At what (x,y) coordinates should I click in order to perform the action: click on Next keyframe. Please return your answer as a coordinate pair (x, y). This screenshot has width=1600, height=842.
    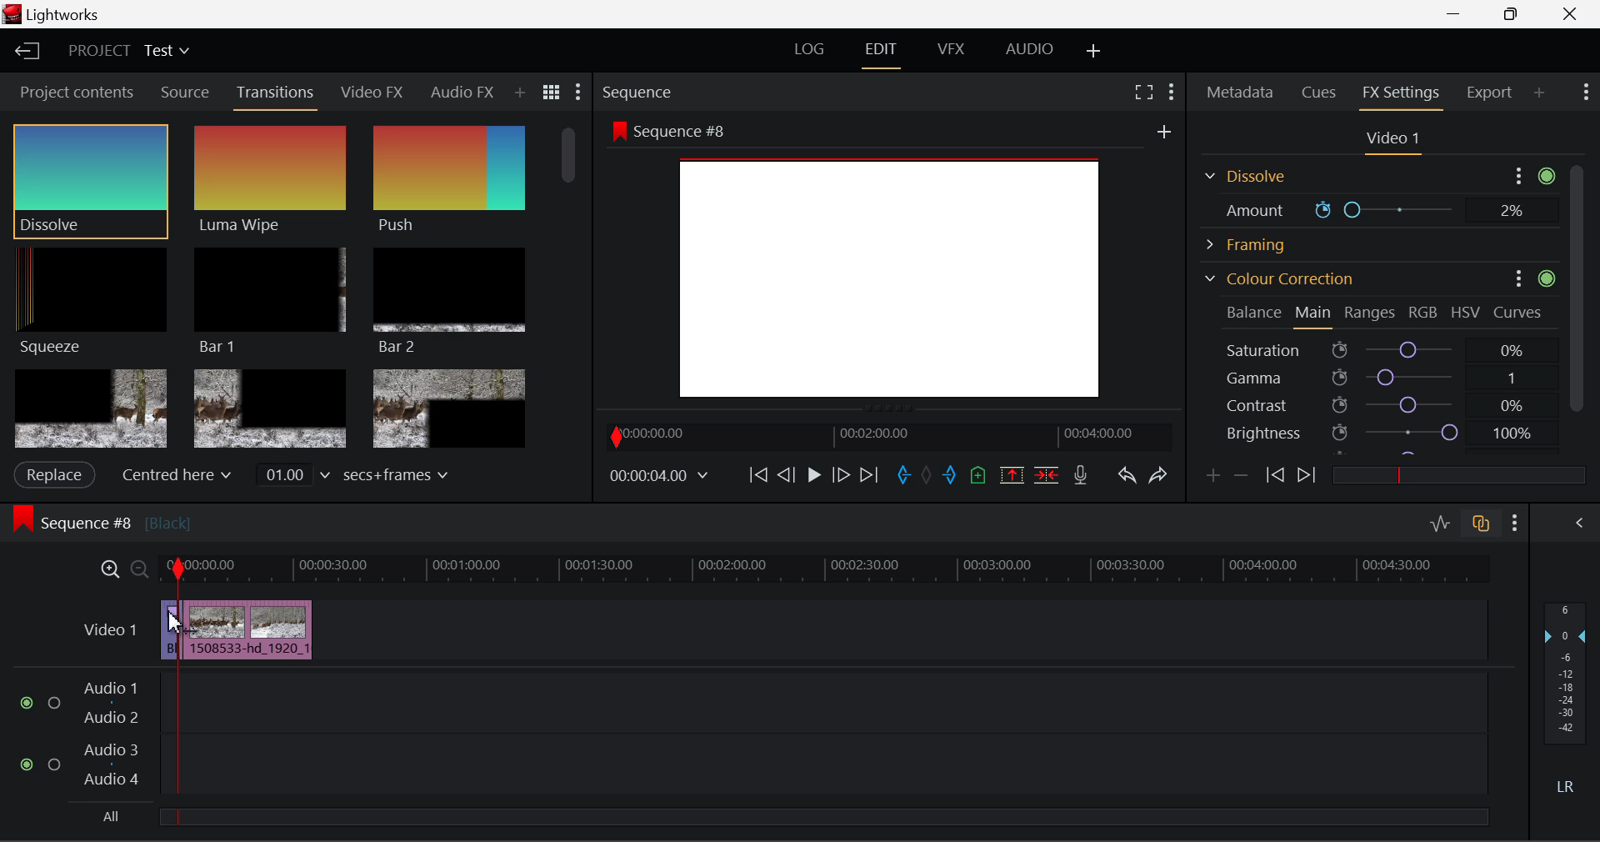
    Looking at the image, I should click on (1308, 476).